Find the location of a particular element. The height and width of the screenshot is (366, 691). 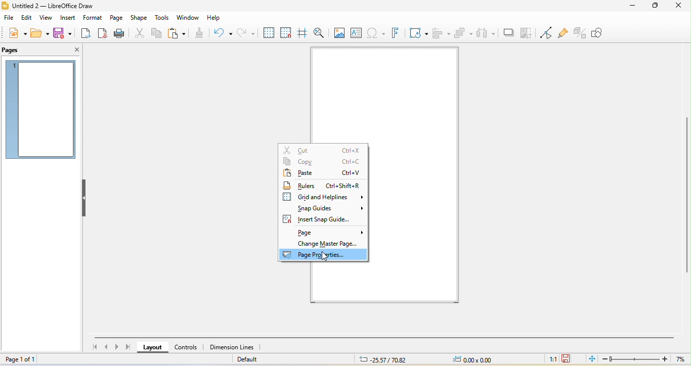

special character is located at coordinates (375, 33).